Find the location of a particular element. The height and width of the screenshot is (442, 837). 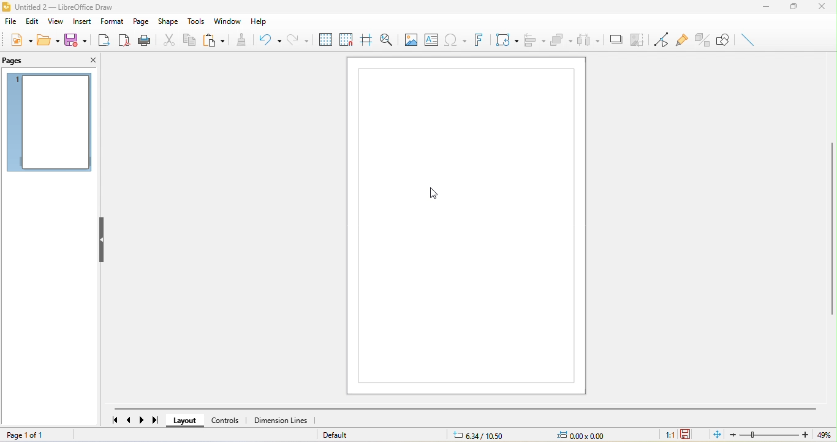

crop image is located at coordinates (635, 37).